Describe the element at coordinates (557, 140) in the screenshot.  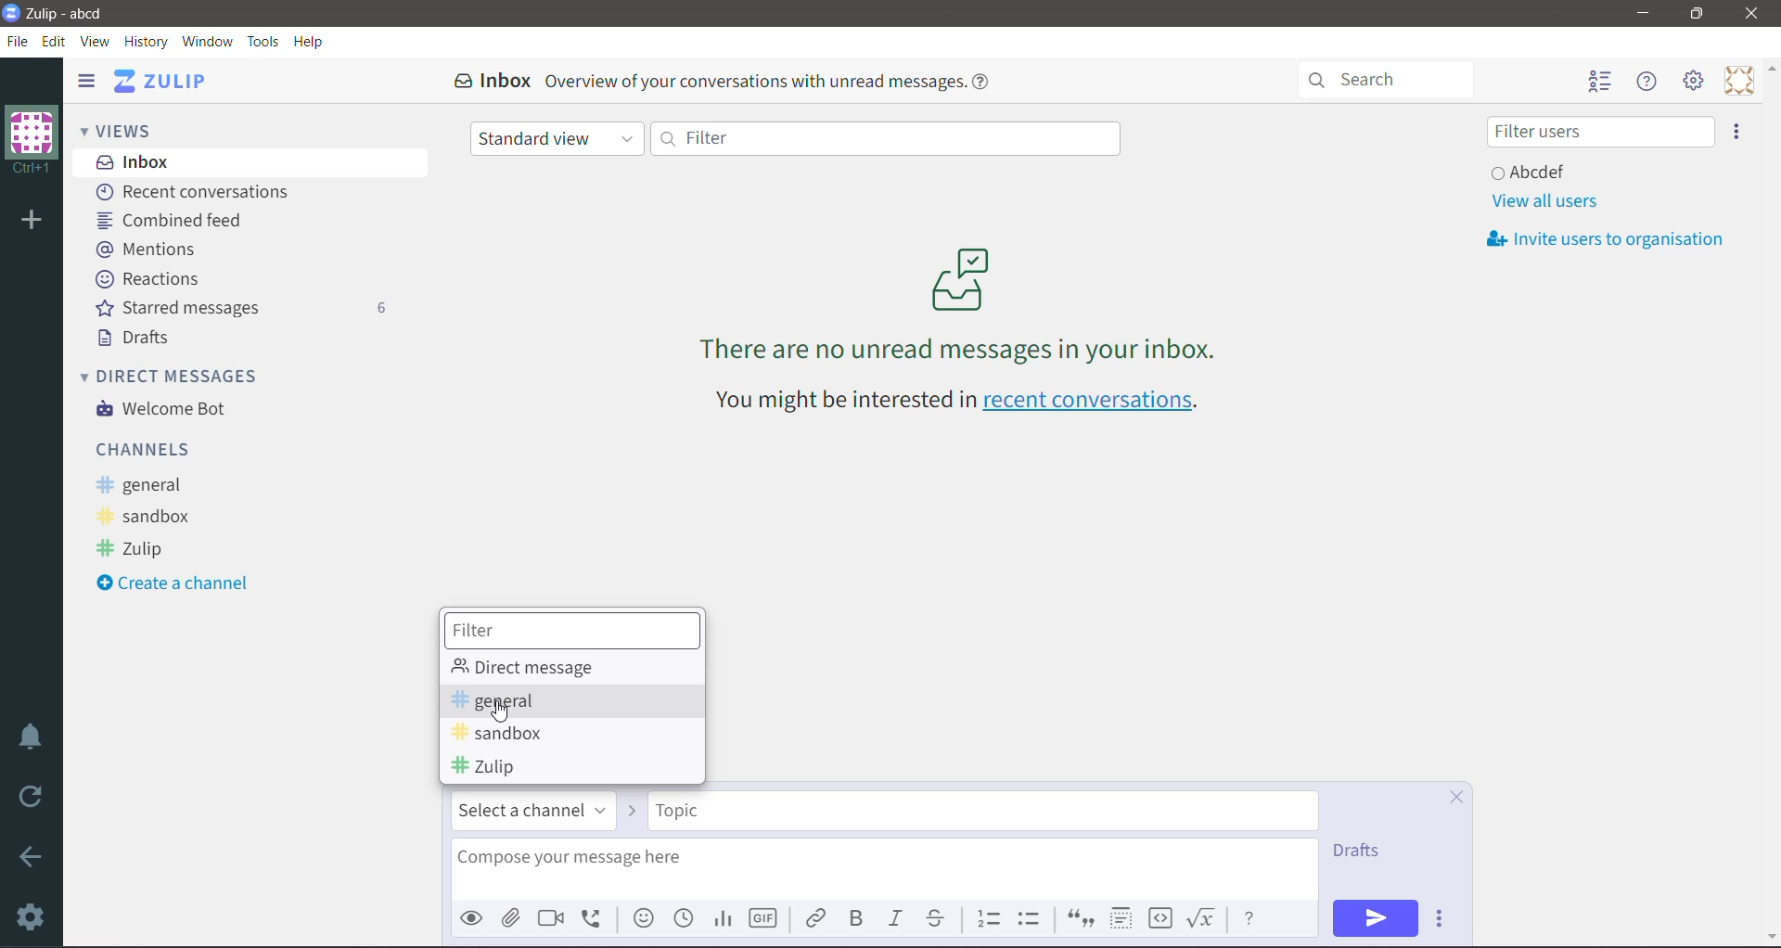
I see `Standard view` at that location.